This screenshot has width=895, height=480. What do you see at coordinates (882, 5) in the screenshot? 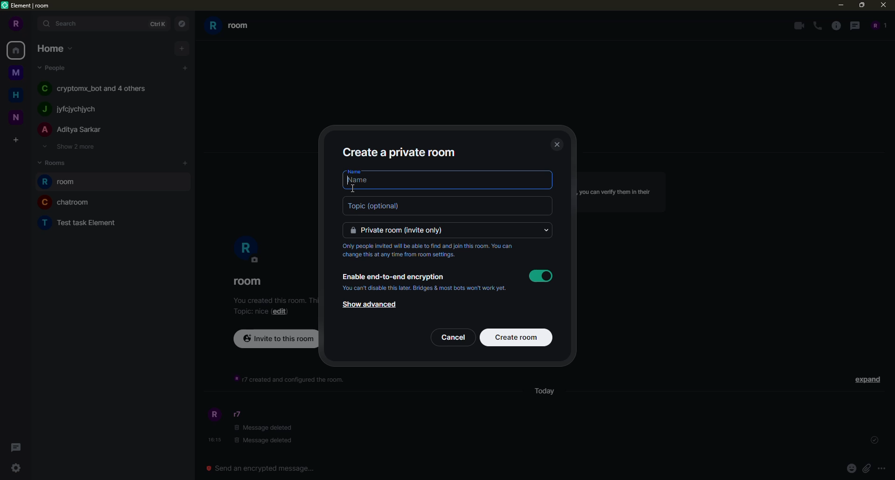
I see `close` at bounding box center [882, 5].